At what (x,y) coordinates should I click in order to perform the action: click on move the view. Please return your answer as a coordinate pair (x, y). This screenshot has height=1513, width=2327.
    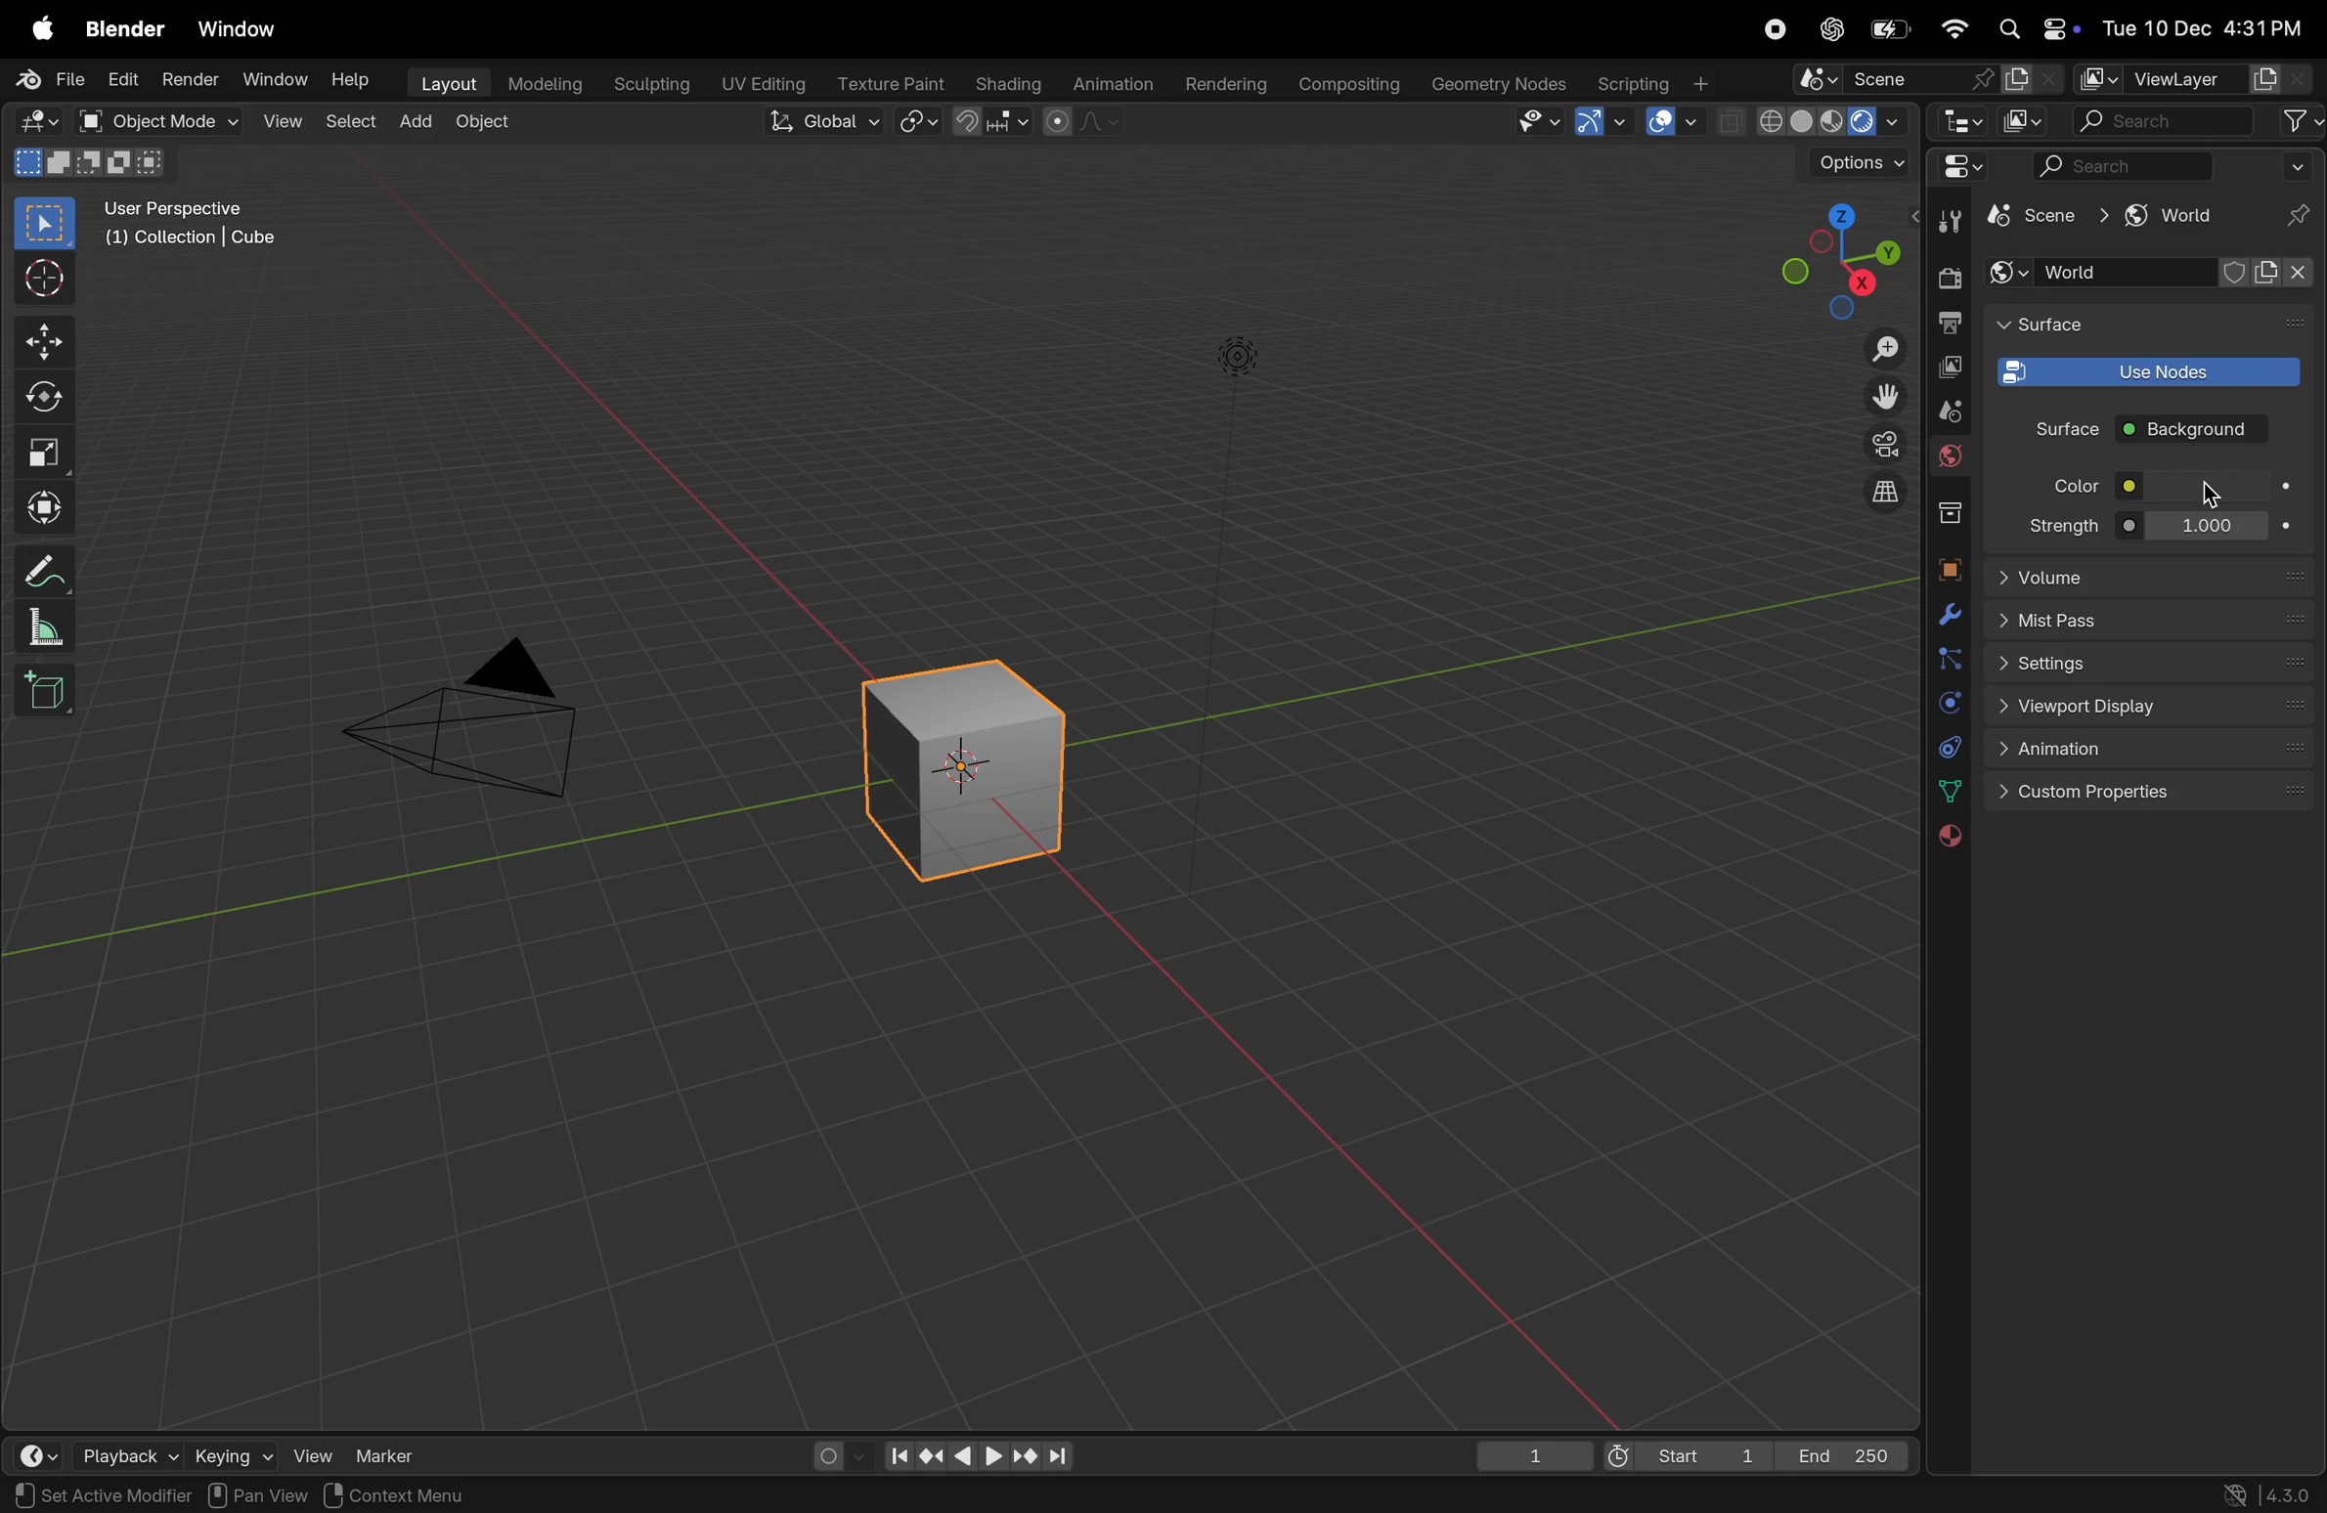
    Looking at the image, I should click on (1878, 396).